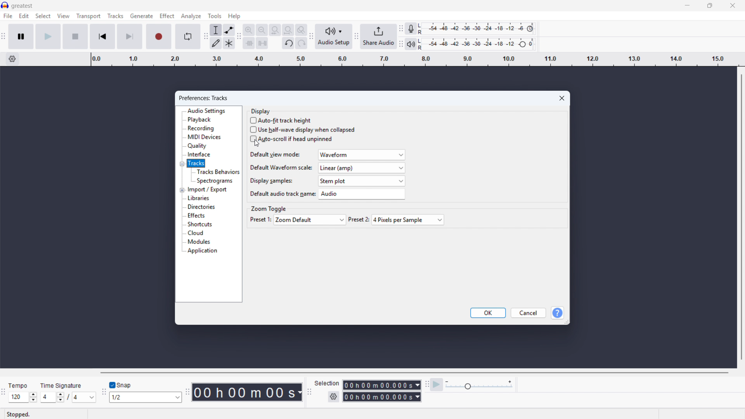 The height and width of the screenshot is (419, 745). What do you see at coordinates (204, 98) in the screenshot?
I see `Preferences: tracks ` at bounding box center [204, 98].